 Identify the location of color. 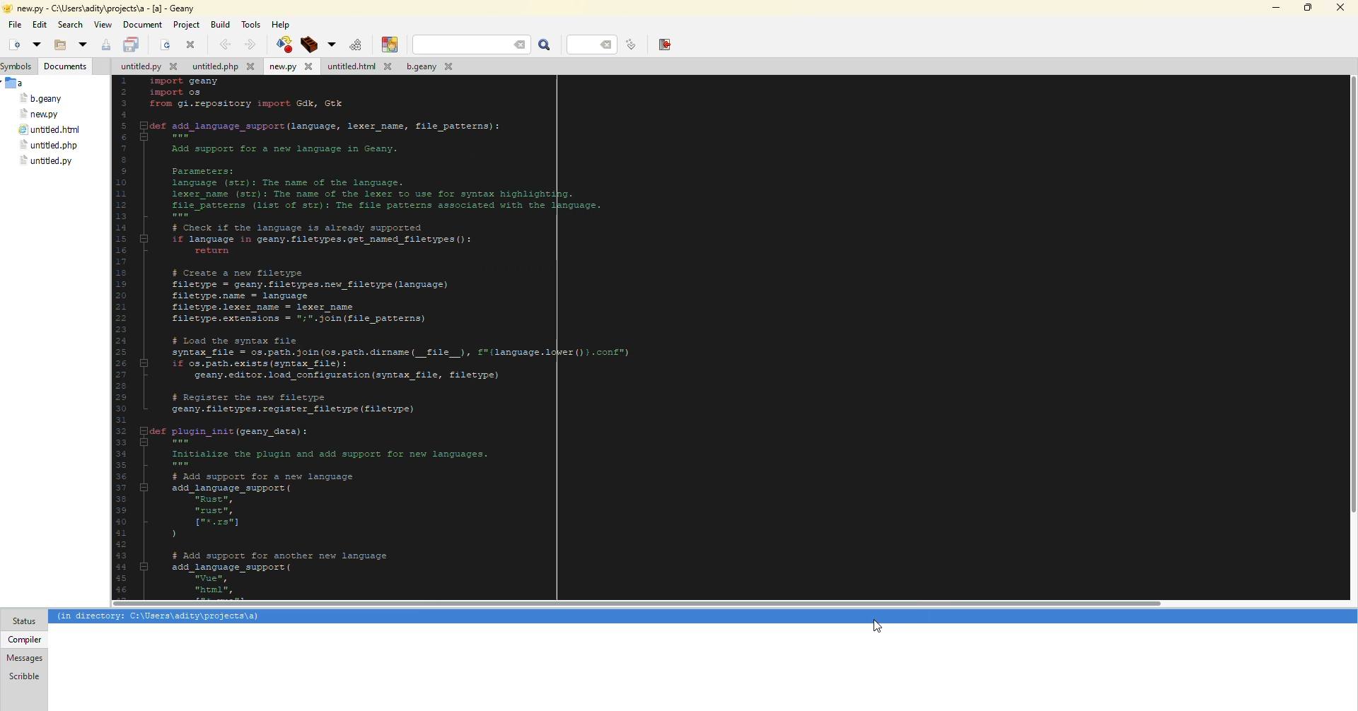
(387, 45).